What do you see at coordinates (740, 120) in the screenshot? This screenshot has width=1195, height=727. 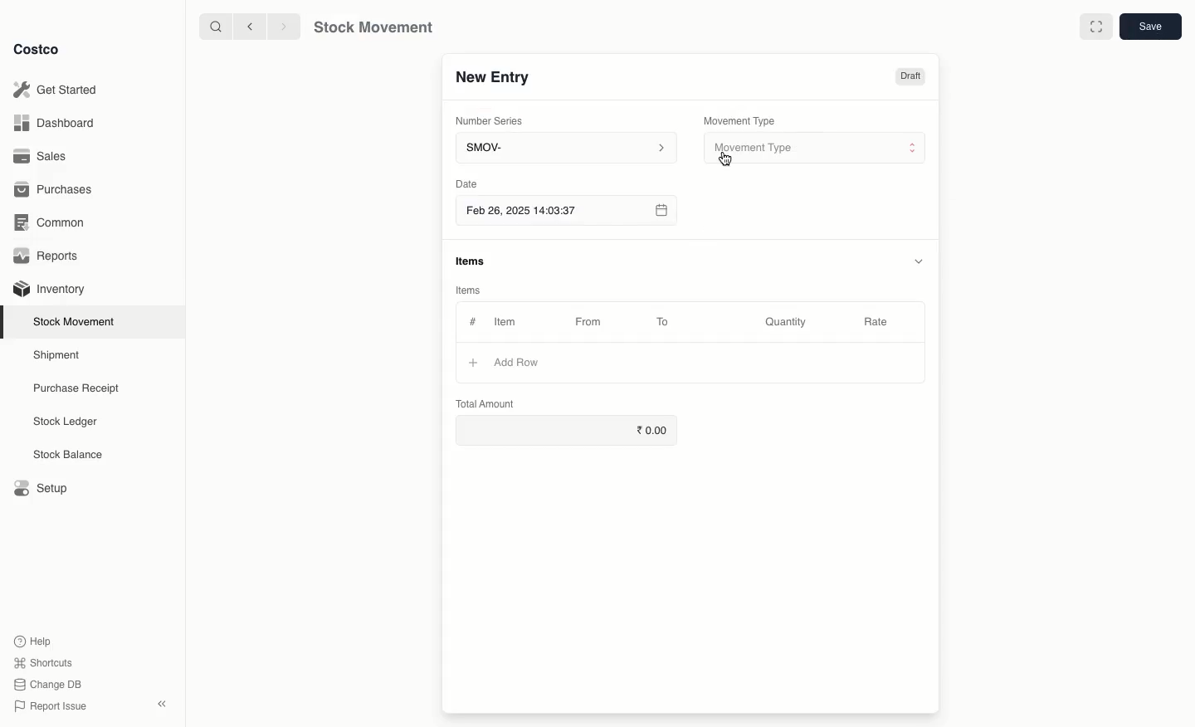 I see `Movement Type` at bounding box center [740, 120].